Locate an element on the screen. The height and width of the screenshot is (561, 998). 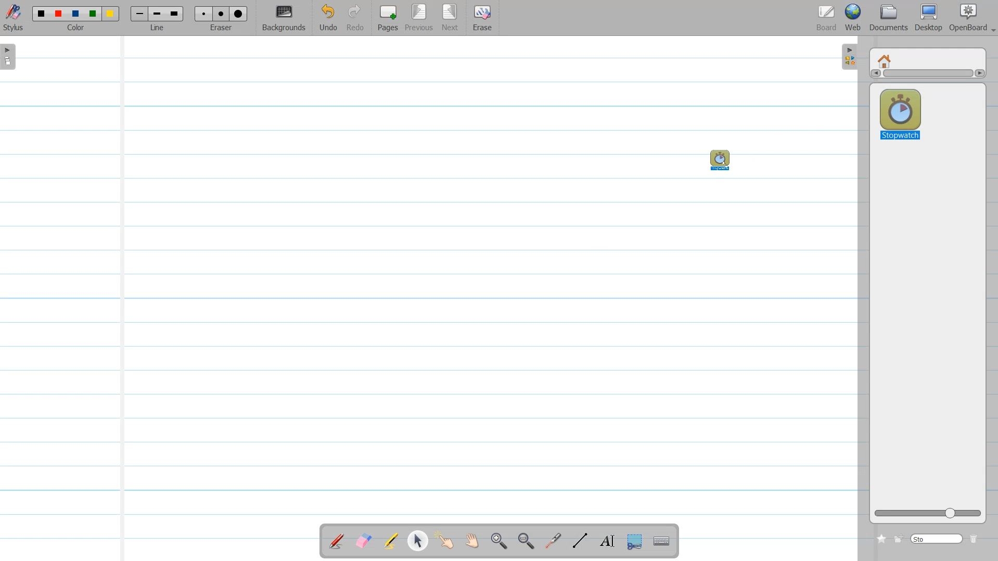
Vertical scroll bar is located at coordinates (927, 75).